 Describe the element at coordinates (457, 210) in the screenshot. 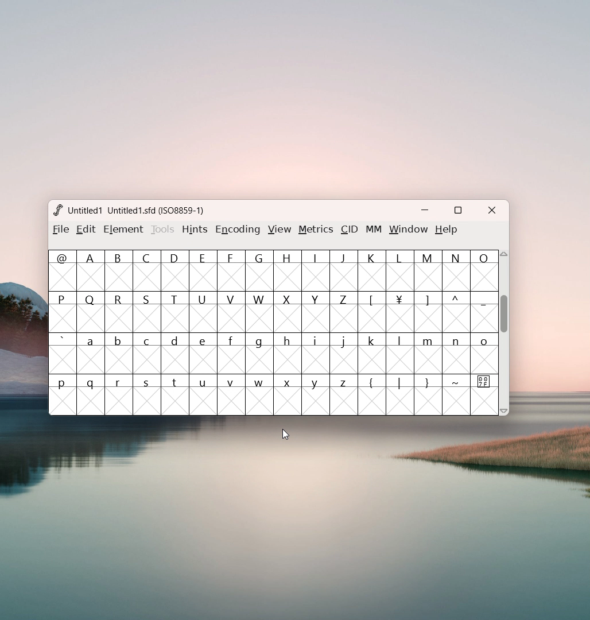

I see `maximize` at that location.